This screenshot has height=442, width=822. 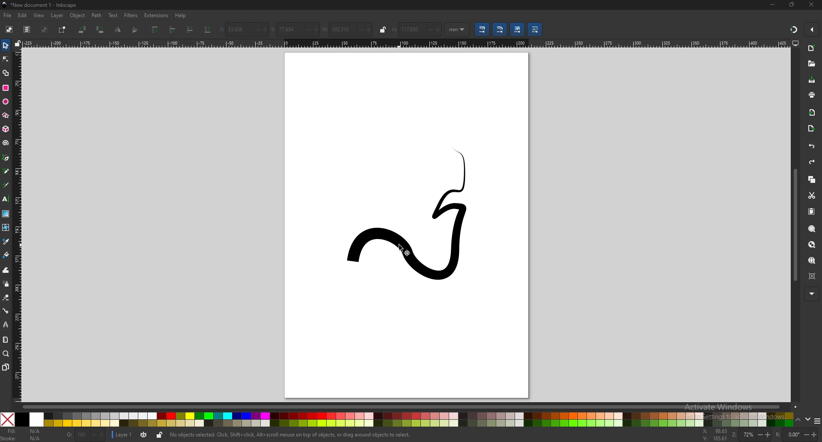 What do you see at coordinates (812, 276) in the screenshot?
I see `zoom centre page` at bounding box center [812, 276].